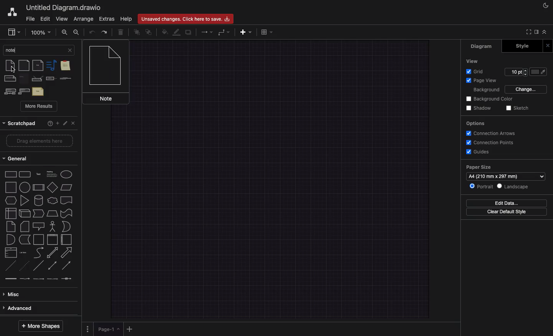 Image resolution: width=553 pixels, height=336 pixels. I want to click on list, so click(11, 254).